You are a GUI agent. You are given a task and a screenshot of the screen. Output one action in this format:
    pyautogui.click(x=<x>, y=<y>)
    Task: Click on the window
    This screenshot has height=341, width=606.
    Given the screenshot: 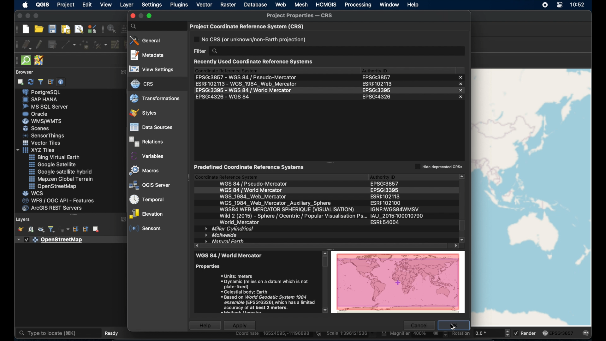 What is the action you would take?
    pyautogui.click(x=389, y=5)
    